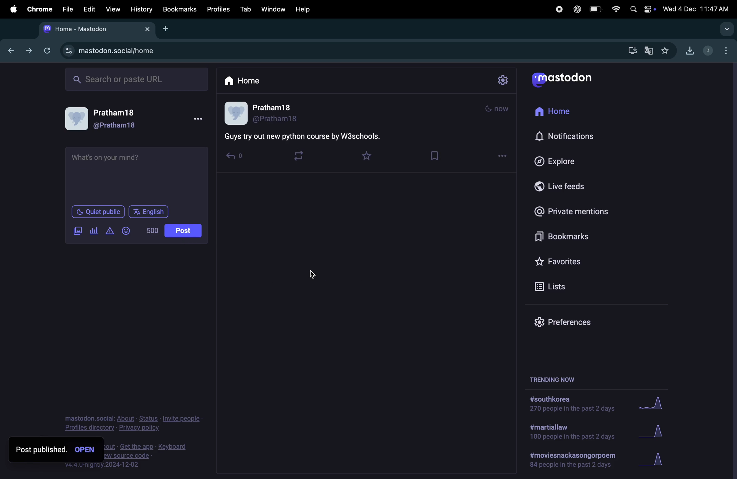  I want to click on live feeds, so click(561, 189).